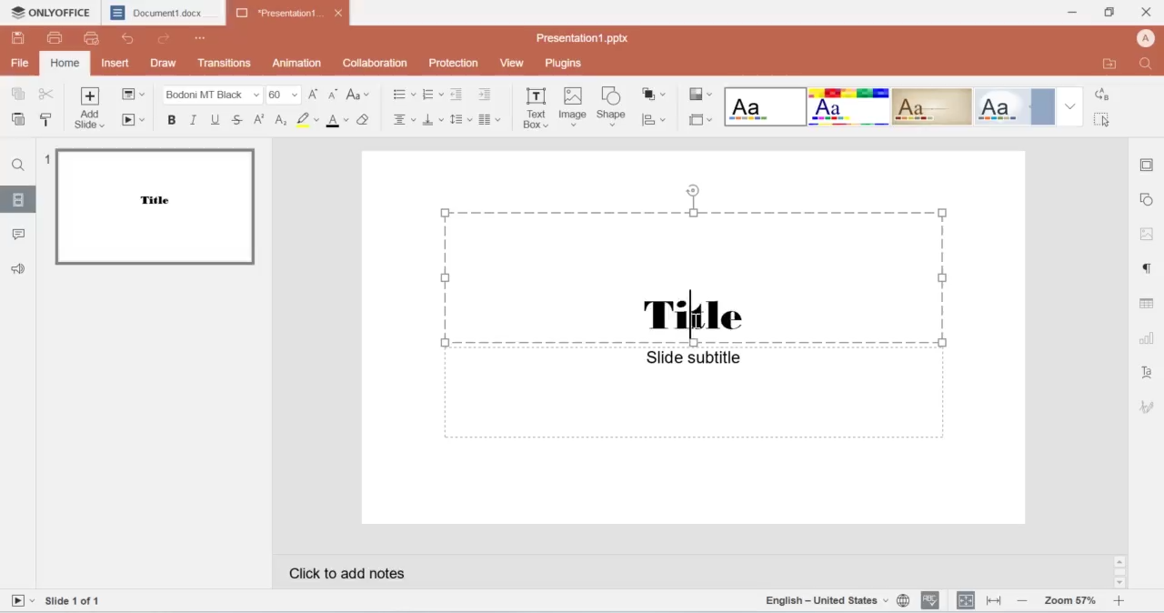 Image resolution: width=1164 pixels, height=613 pixels. Describe the element at coordinates (316, 96) in the screenshot. I see `increase font size` at that location.